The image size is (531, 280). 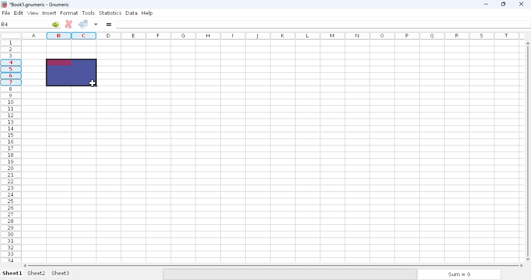 What do you see at coordinates (458, 275) in the screenshot?
I see `sum = 0` at bounding box center [458, 275].